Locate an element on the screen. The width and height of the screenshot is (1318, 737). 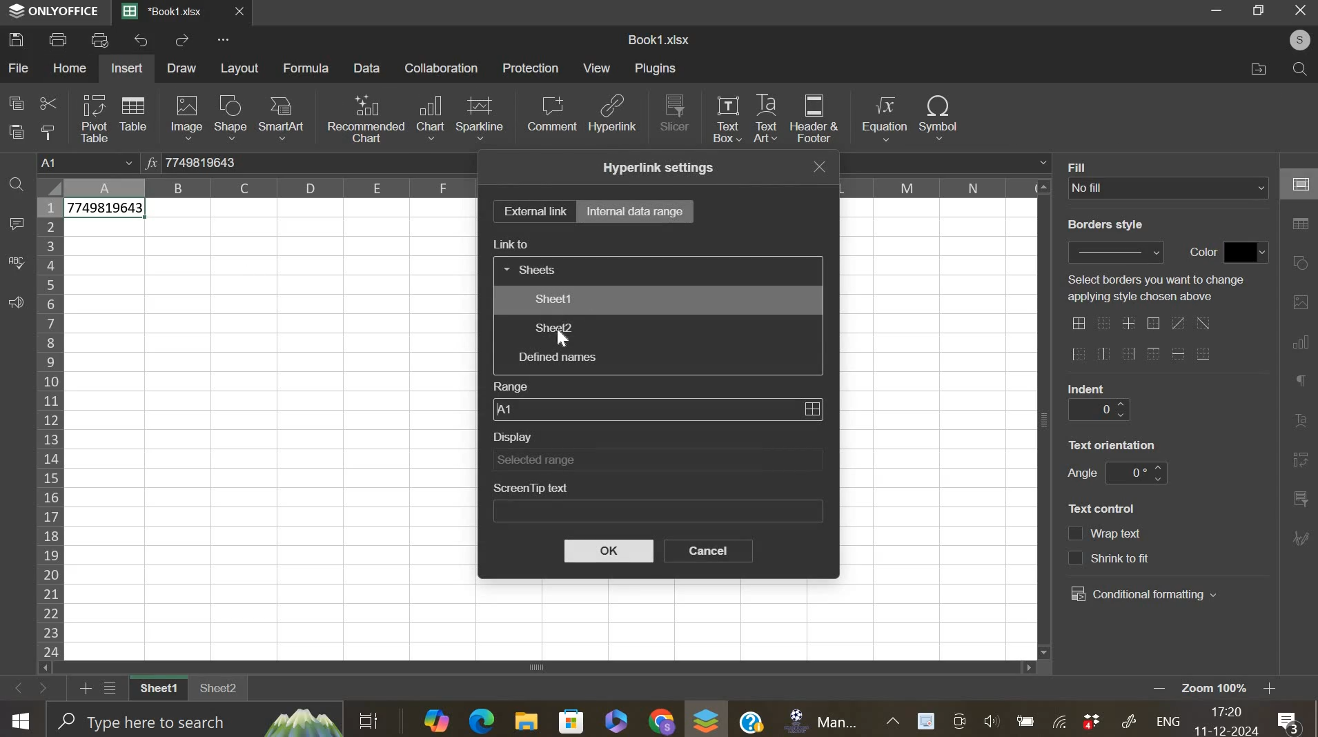
screenTip text is located at coordinates (658, 512).